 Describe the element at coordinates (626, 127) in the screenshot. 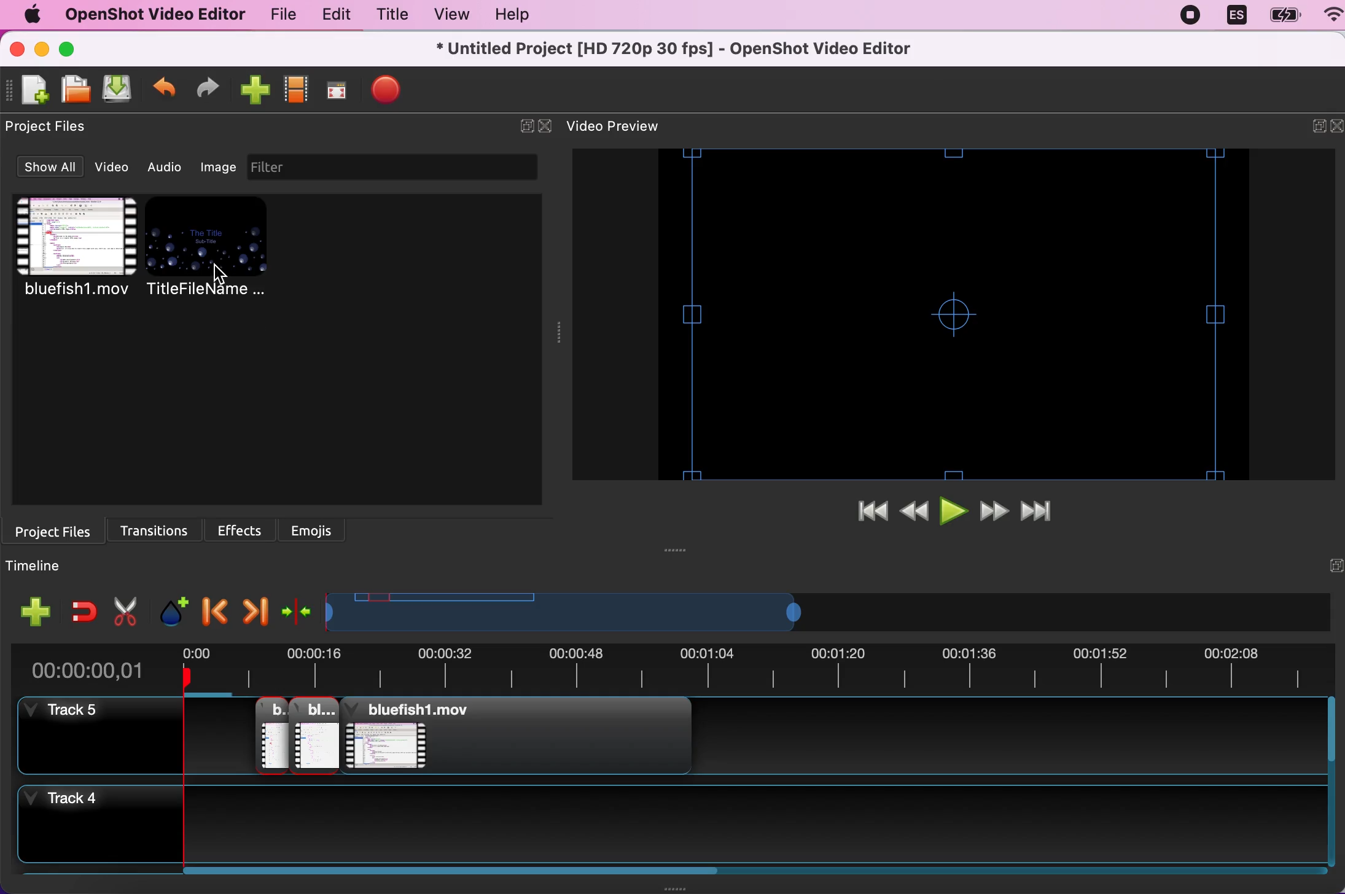

I see `video preview` at that location.